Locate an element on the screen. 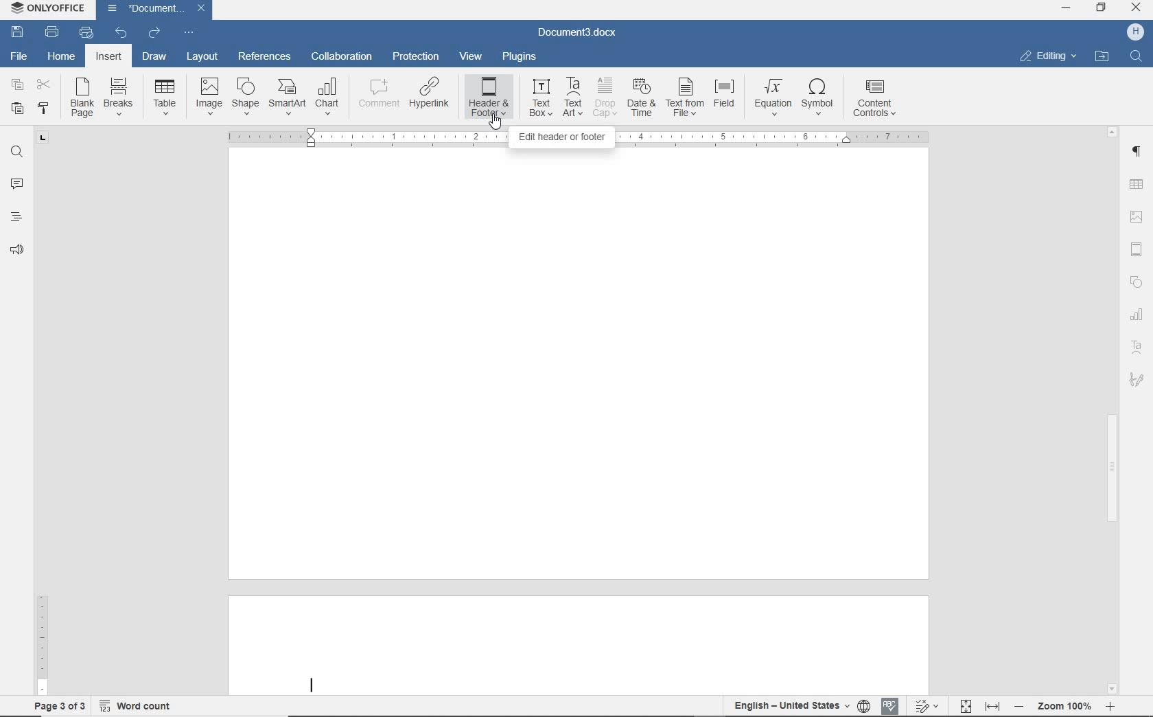 The height and width of the screenshot is (717, 1153). Zoom In is located at coordinates (1108, 709).